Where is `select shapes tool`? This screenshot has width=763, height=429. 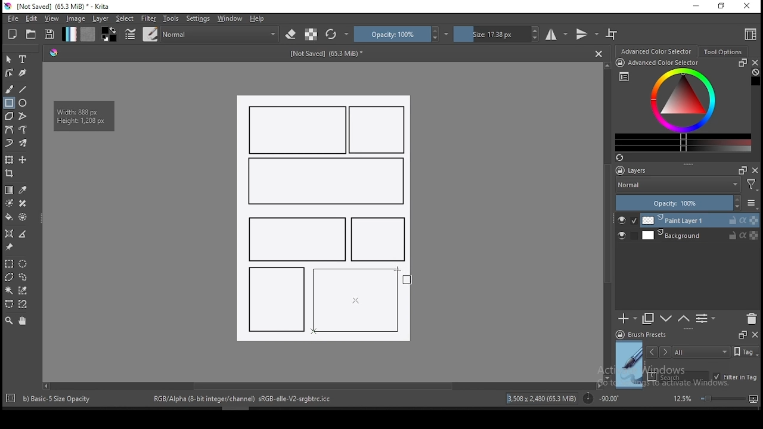 select shapes tool is located at coordinates (9, 59).